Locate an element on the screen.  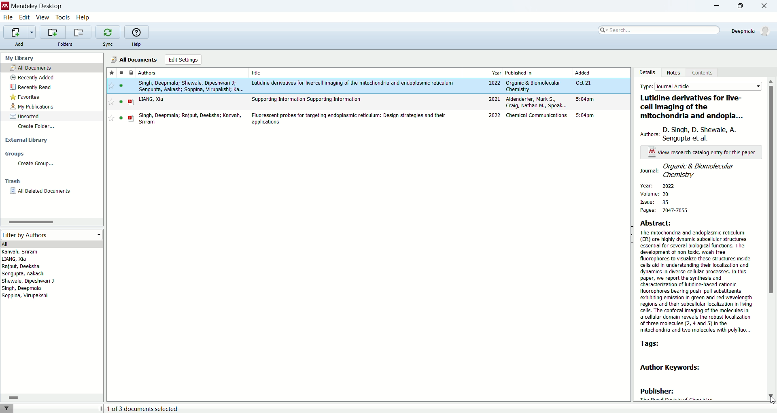
toggle hide/show is located at coordinates (631, 235).